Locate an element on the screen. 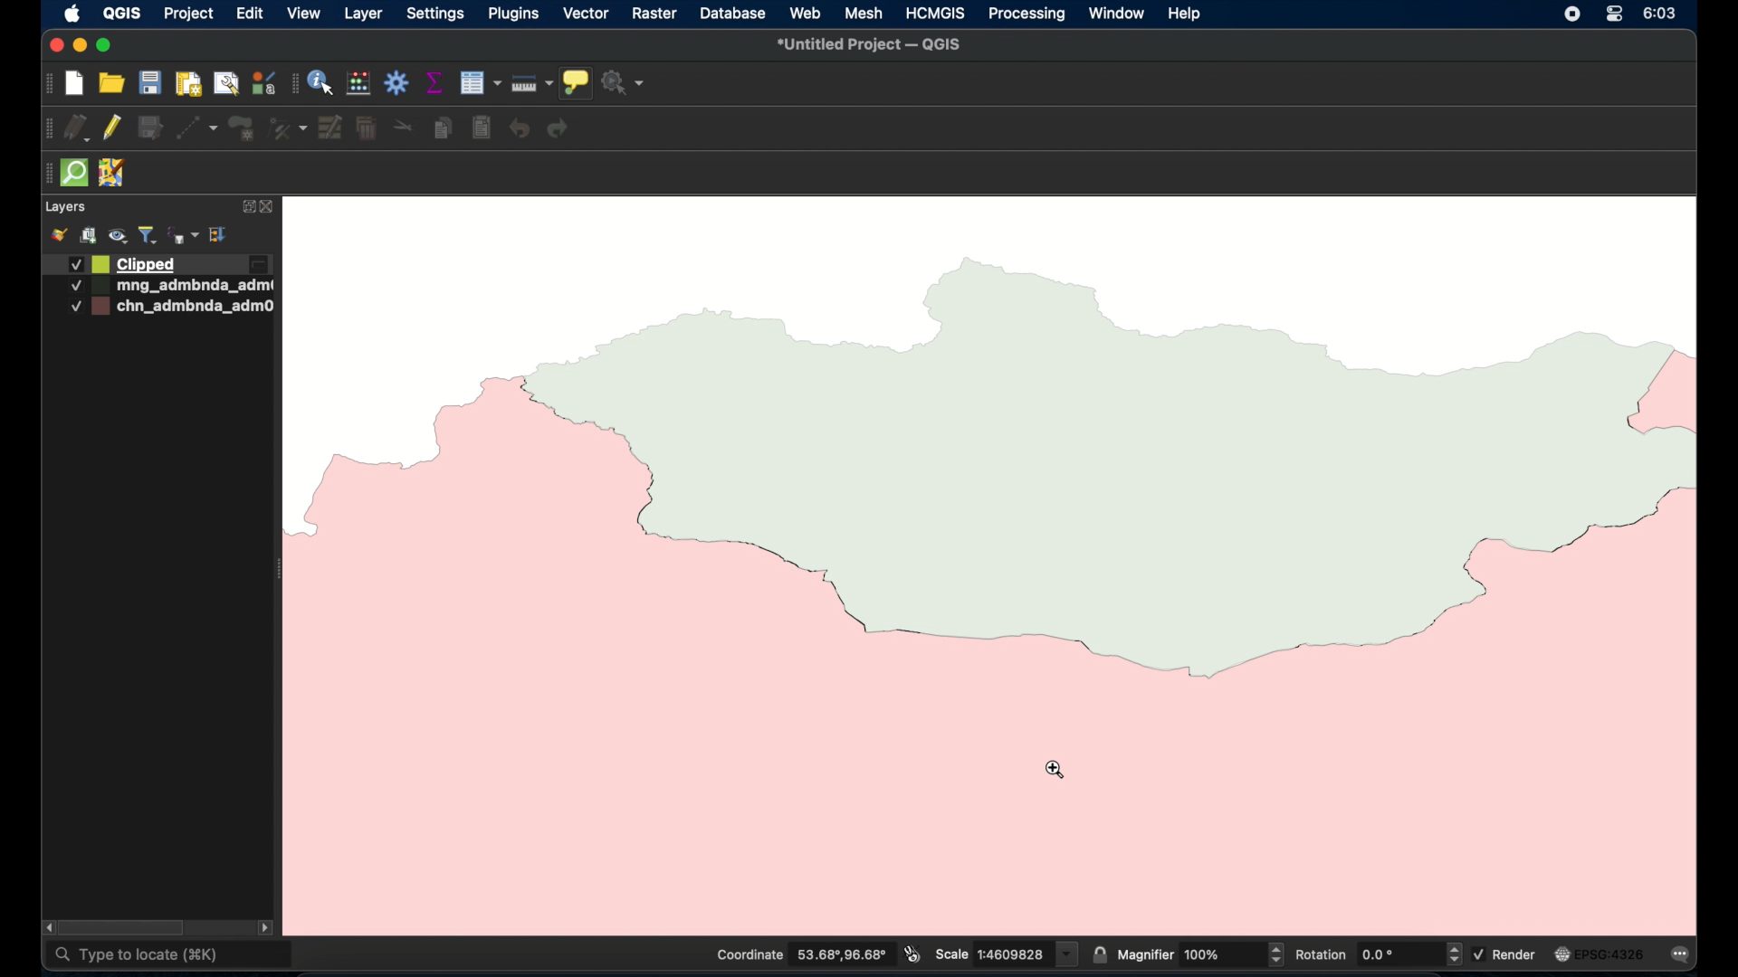  rotation is located at coordinates (1377, 953).